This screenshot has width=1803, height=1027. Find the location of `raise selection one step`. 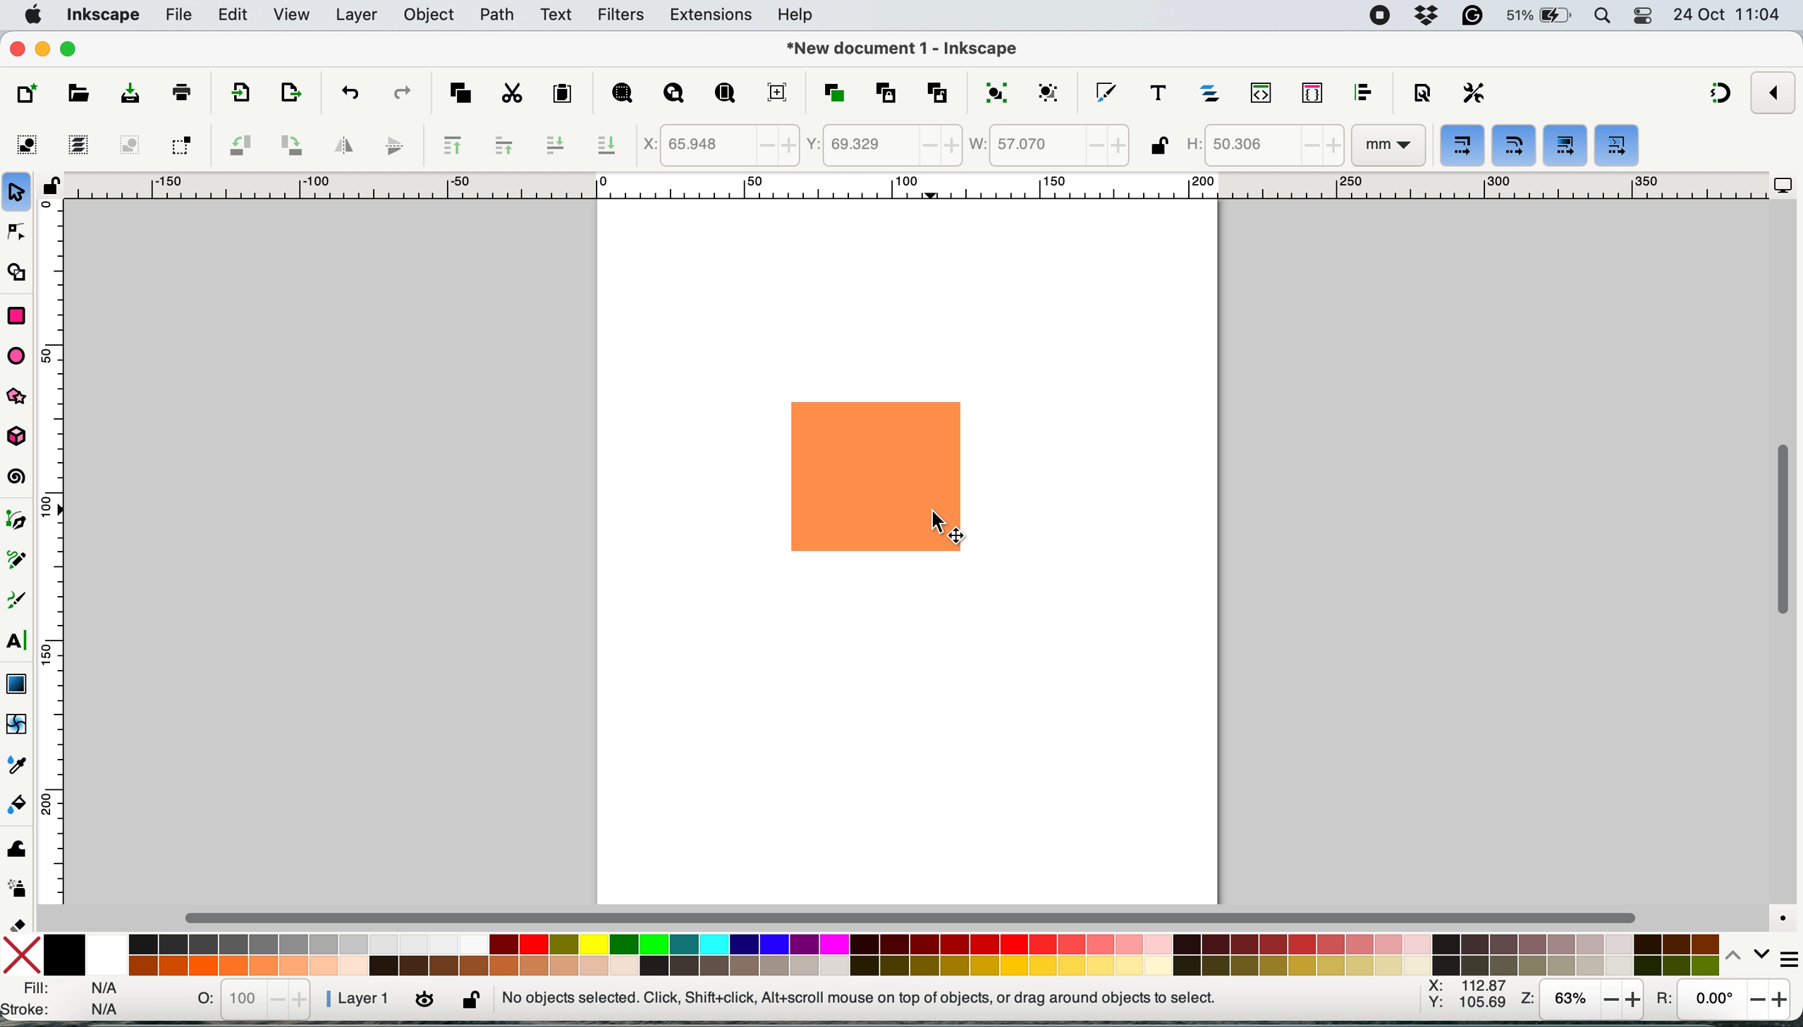

raise selection one step is located at coordinates (503, 146).